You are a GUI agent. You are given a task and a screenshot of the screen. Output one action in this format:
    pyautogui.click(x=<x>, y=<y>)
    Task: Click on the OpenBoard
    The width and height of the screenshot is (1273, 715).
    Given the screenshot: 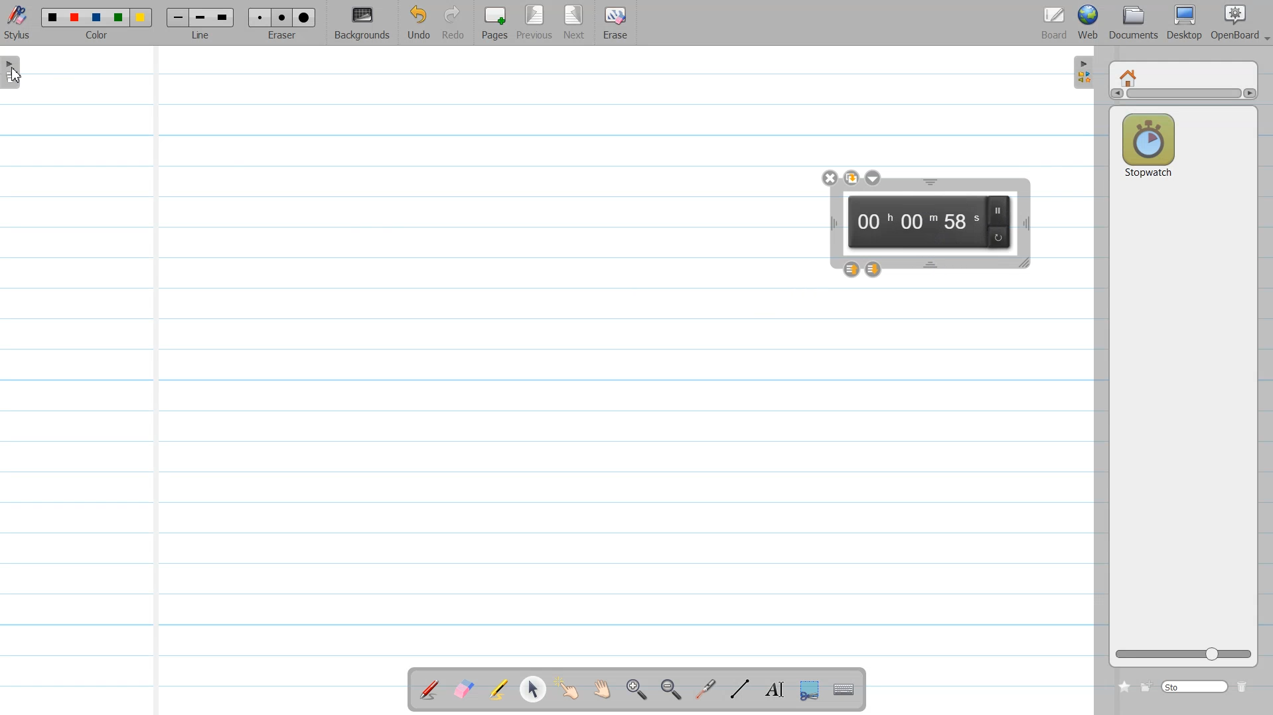 What is the action you would take?
    pyautogui.click(x=1233, y=23)
    